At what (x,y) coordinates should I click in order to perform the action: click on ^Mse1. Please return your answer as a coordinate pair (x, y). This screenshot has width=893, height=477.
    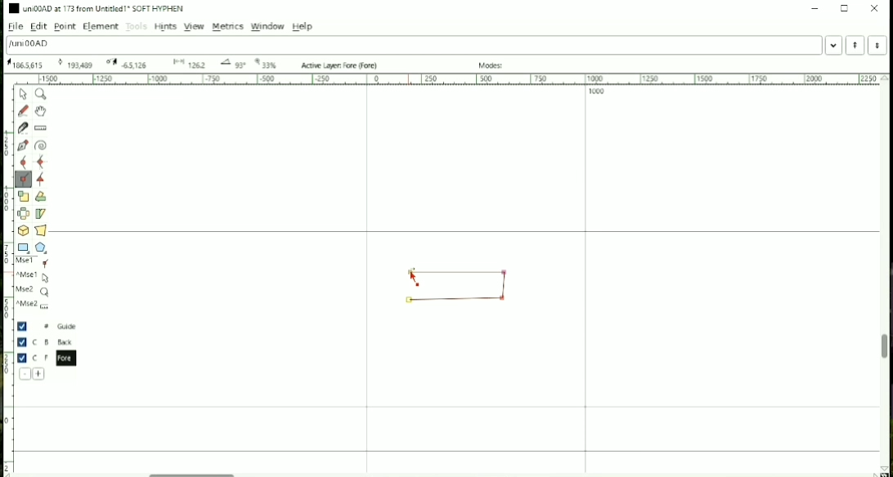
    Looking at the image, I should click on (34, 277).